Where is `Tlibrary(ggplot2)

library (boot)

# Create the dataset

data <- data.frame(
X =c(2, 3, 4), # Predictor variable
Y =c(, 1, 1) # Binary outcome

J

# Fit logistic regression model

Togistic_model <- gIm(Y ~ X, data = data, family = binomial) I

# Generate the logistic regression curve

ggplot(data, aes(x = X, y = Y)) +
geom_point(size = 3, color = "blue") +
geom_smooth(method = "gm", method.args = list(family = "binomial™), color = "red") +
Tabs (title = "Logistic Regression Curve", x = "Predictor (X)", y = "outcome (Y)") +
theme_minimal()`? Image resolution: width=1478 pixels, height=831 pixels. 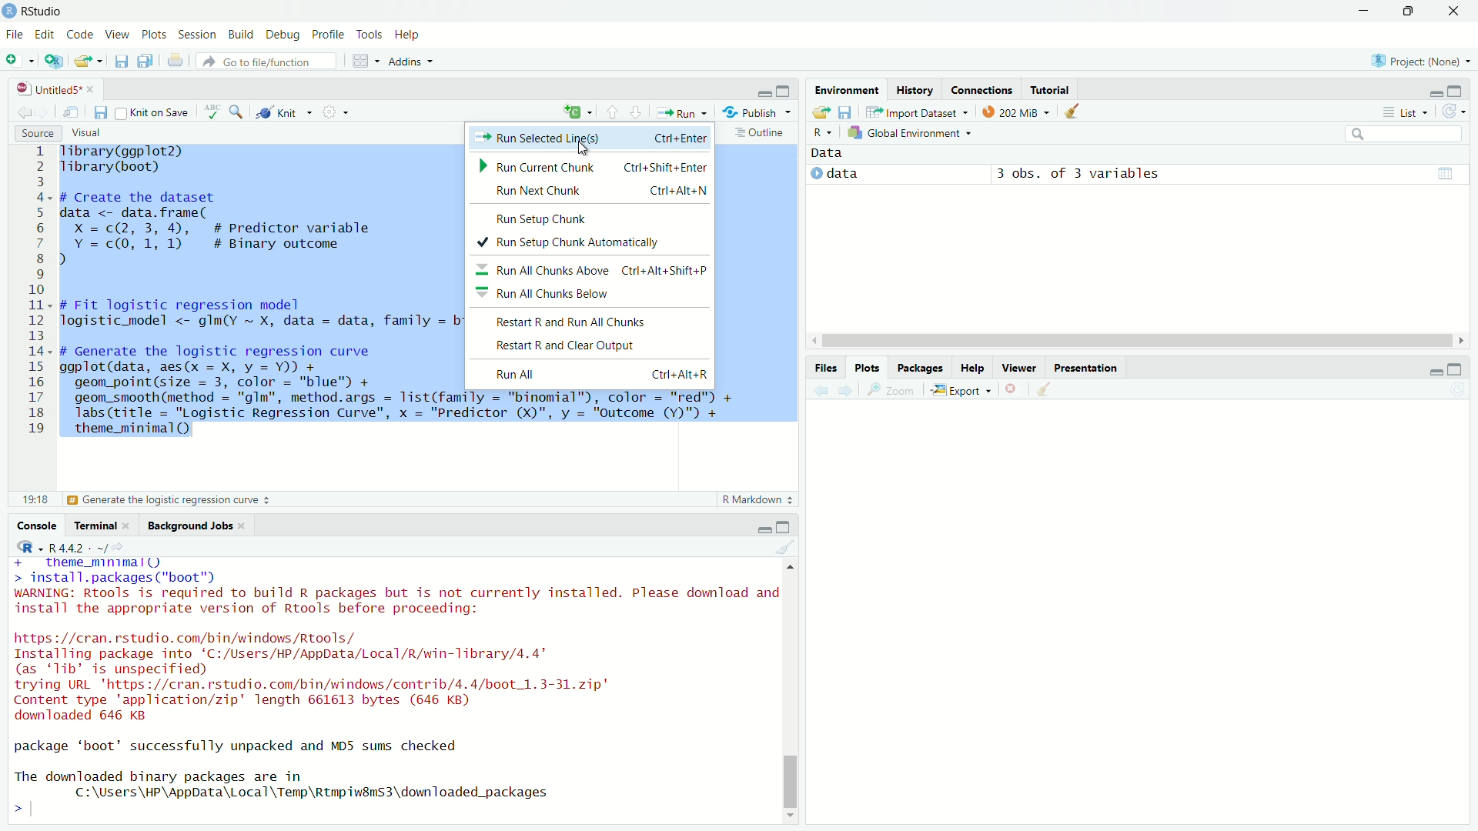
Tlibrary(ggplot2)

library (boot)

# Create the dataset

data <- data.frame(
X =c(2, 3, 4), # Predictor variable
Y =c(, 1, 1) # Binary outcome

J

# Fit logistic regression model

Togistic_model <- gIm(Y ~ X, data = data, family = binomial) I

# Generate the logistic regression curve

ggplot(data, aes(x = X, y = Y)) +
geom_point(size = 3, color = "blue") +
geom_smooth(method = "gm", method.args = list(family = "binomial™), color = "red") +
Tabs (title = "Logistic Regression Curve", x = "Predictor (X)", y = "outcome (Y)") +
theme_minimal() is located at coordinates (261, 297).